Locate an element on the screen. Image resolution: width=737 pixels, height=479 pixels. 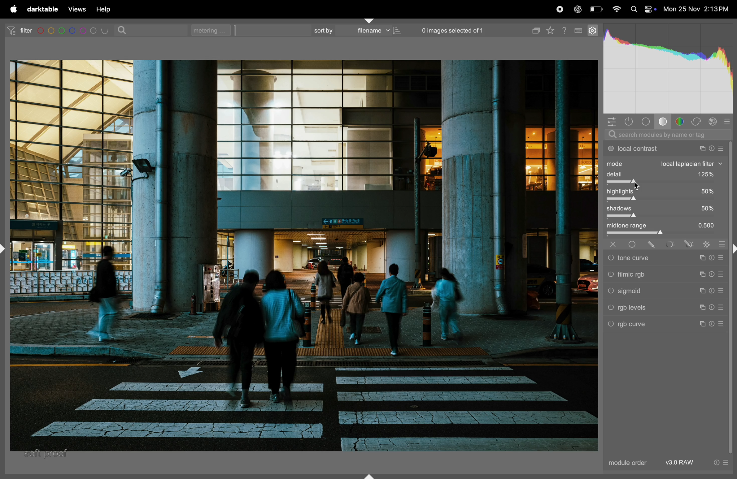
preset is located at coordinates (721, 274).